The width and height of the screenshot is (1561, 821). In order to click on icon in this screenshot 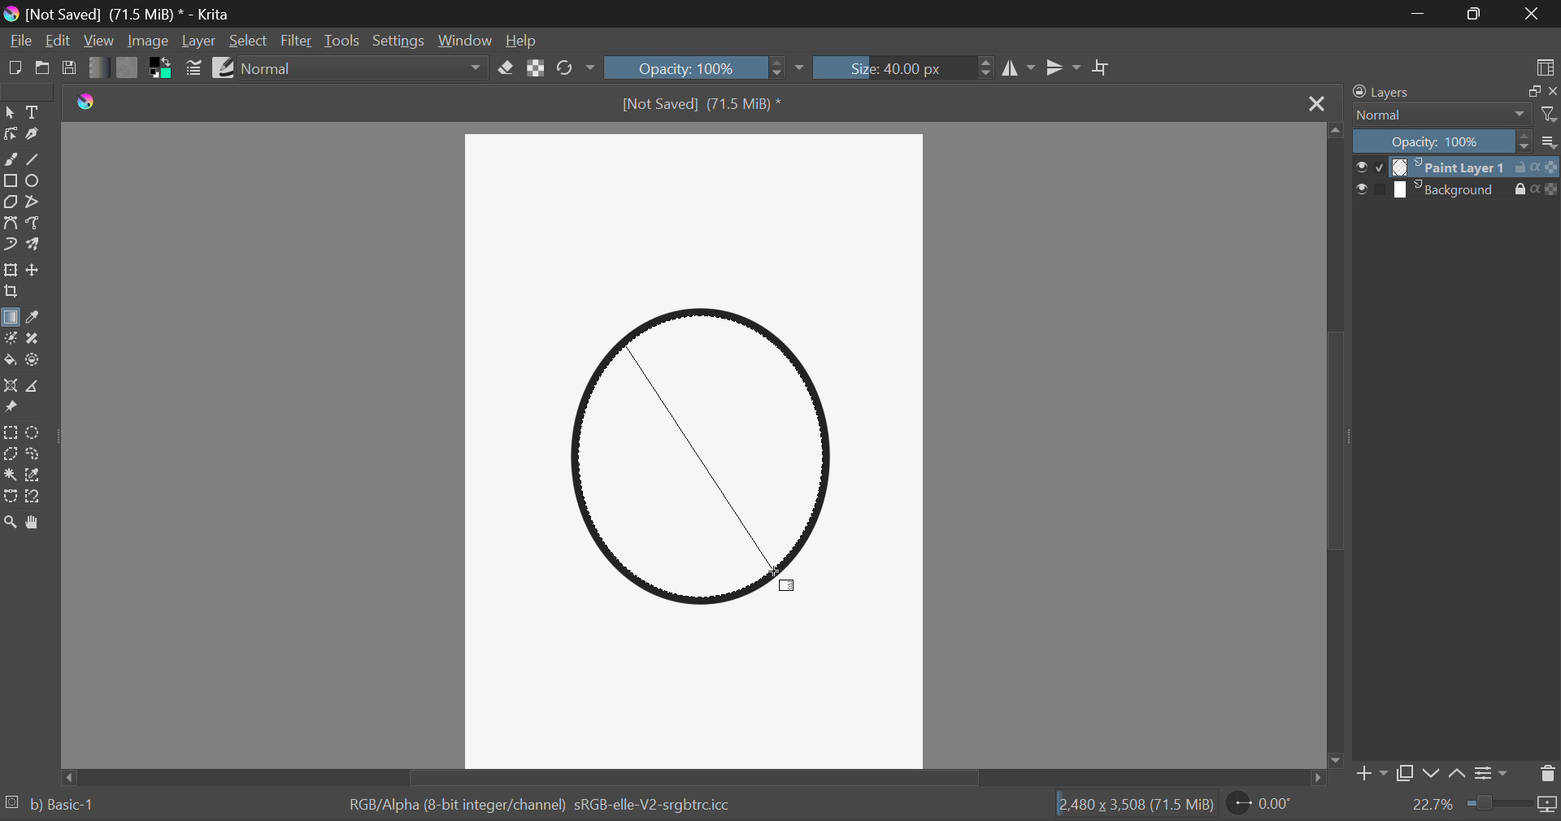, I will do `click(1550, 807)`.